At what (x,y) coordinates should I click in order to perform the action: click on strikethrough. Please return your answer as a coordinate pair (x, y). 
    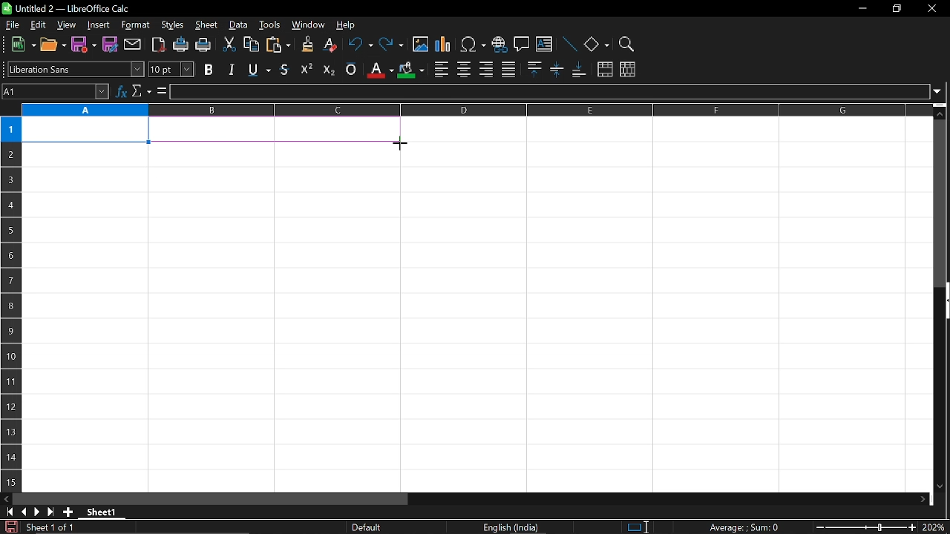
    Looking at the image, I should click on (285, 68).